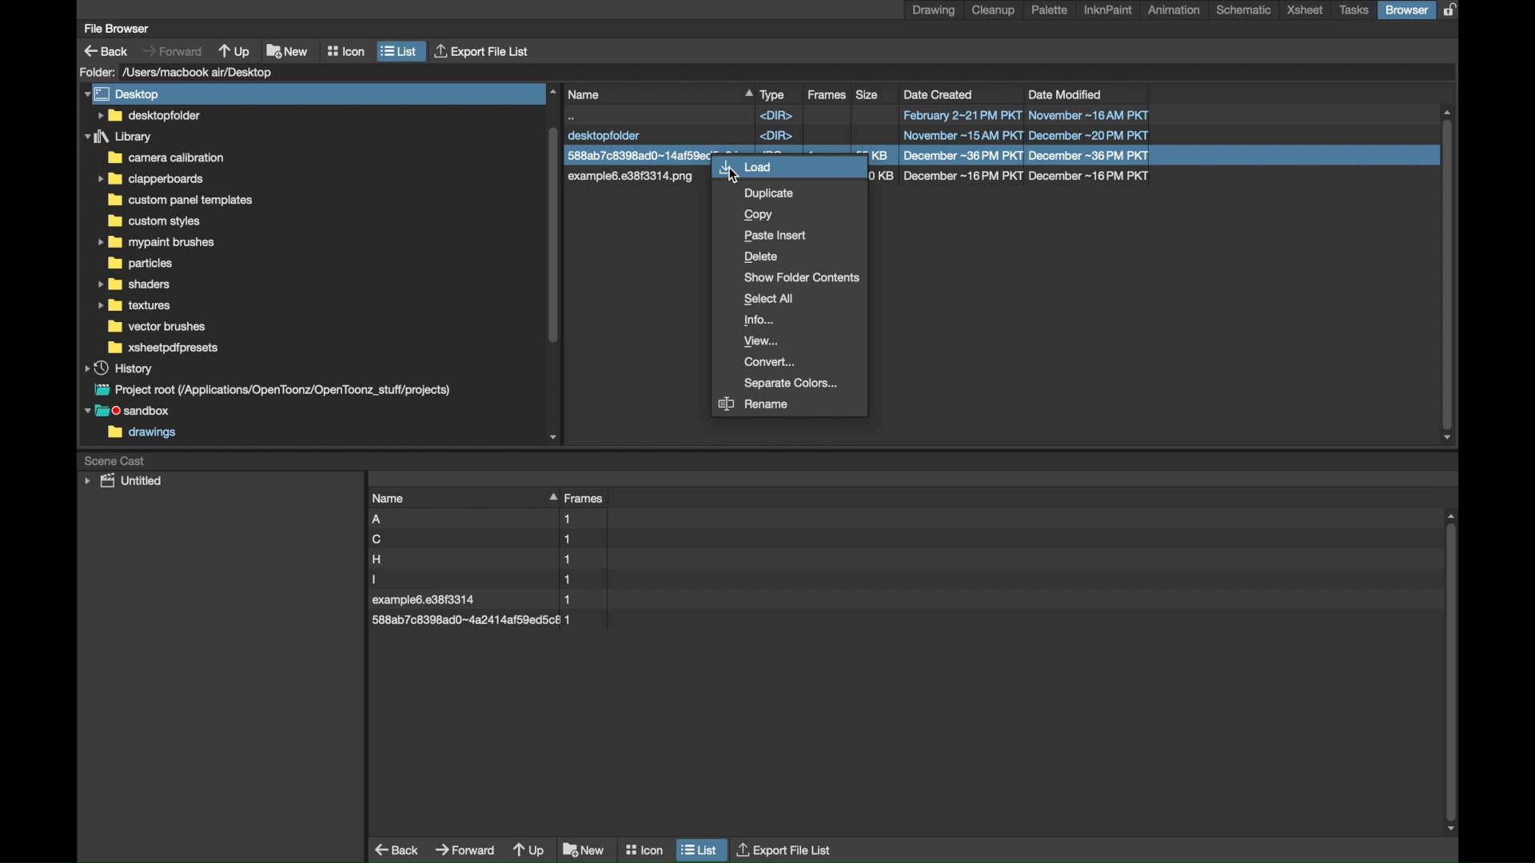  What do you see at coordinates (153, 221) in the screenshot?
I see `folder` at bounding box center [153, 221].